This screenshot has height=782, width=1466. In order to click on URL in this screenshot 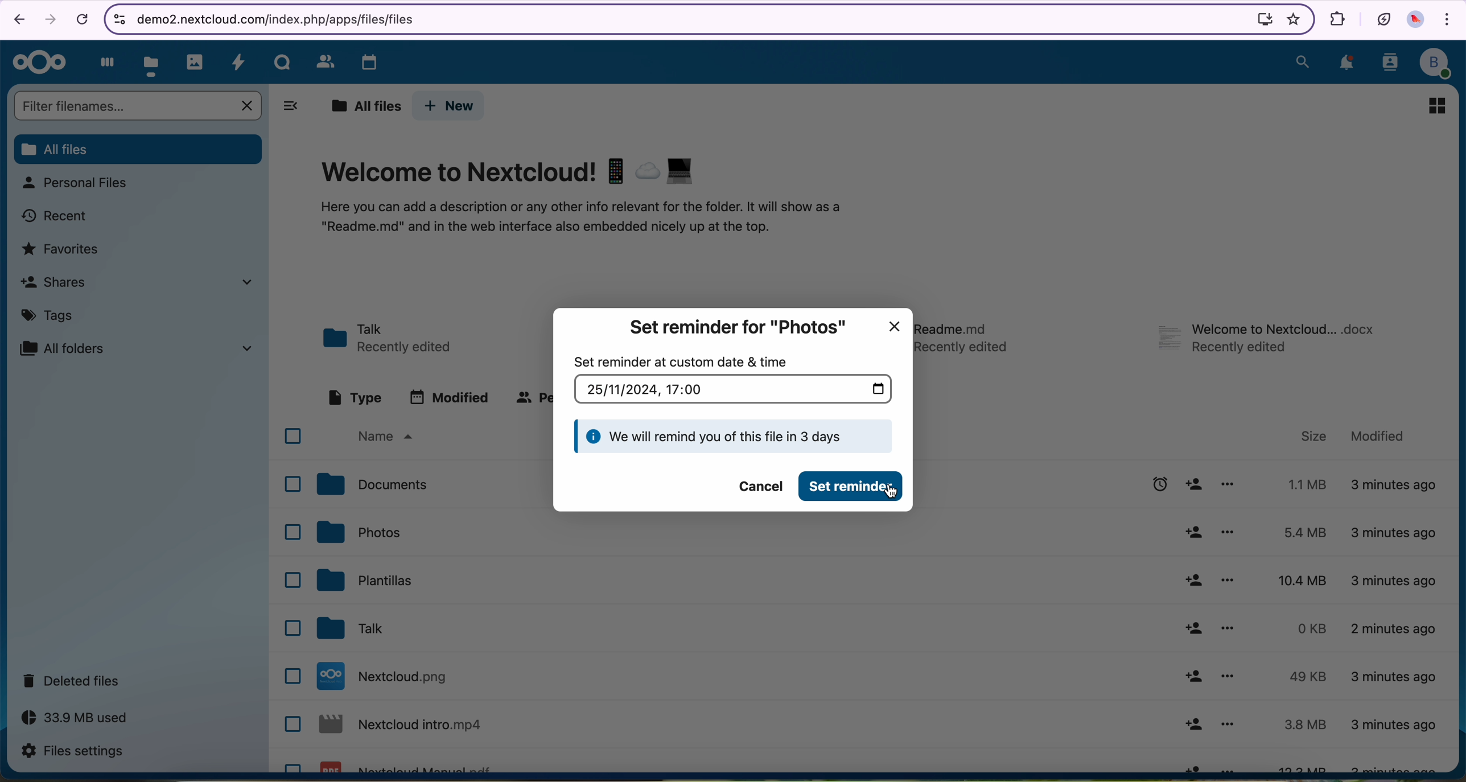, I will do `click(284, 18)`.